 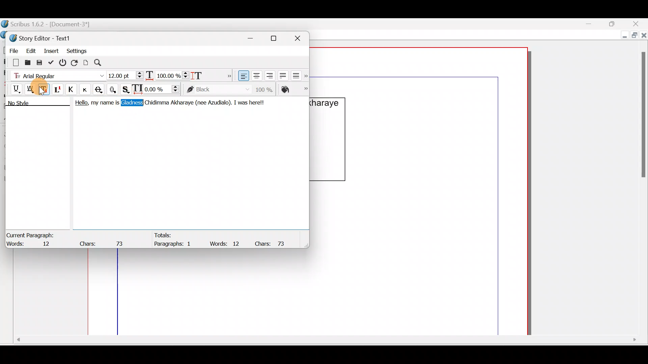 I want to click on Hello,, so click(x=80, y=104).